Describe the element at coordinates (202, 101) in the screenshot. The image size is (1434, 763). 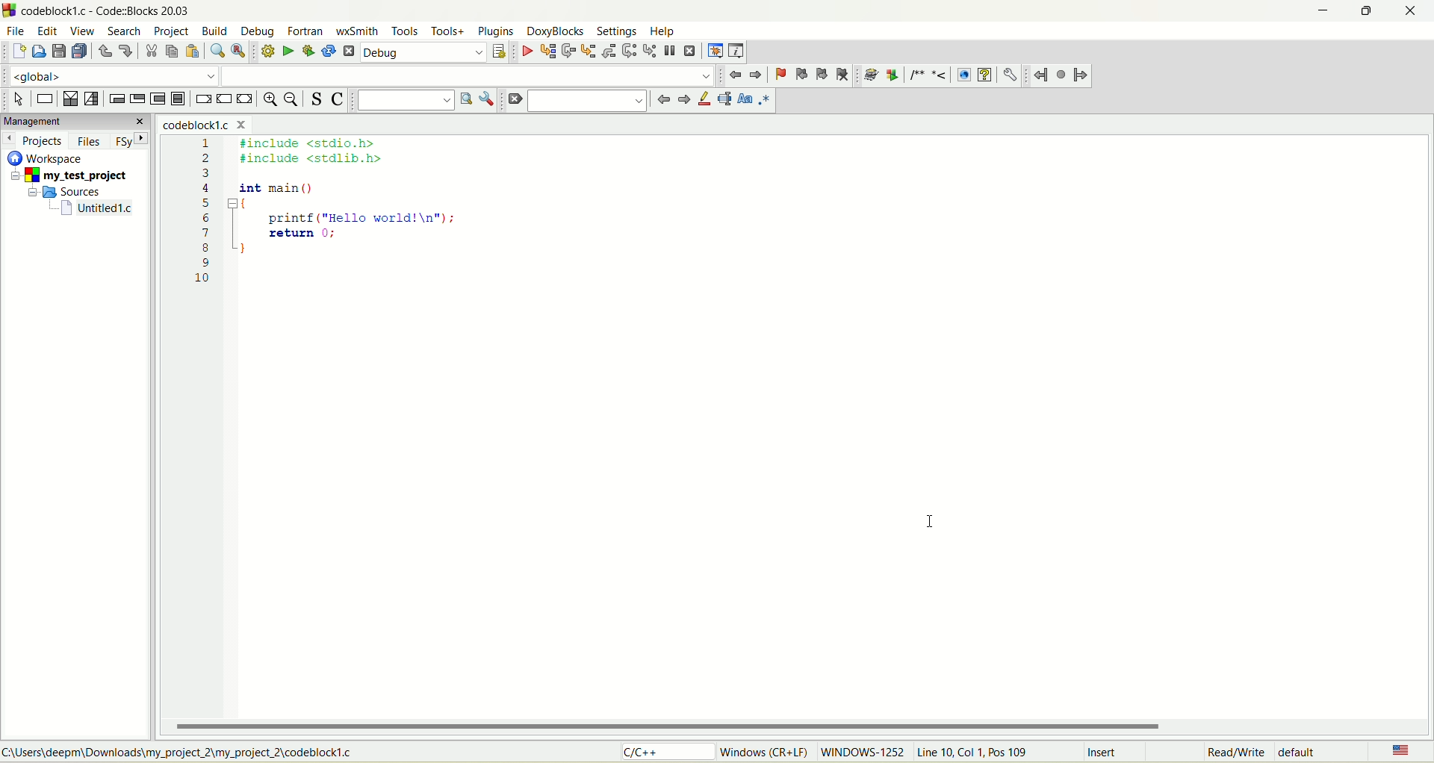
I see `break instruction` at that location.